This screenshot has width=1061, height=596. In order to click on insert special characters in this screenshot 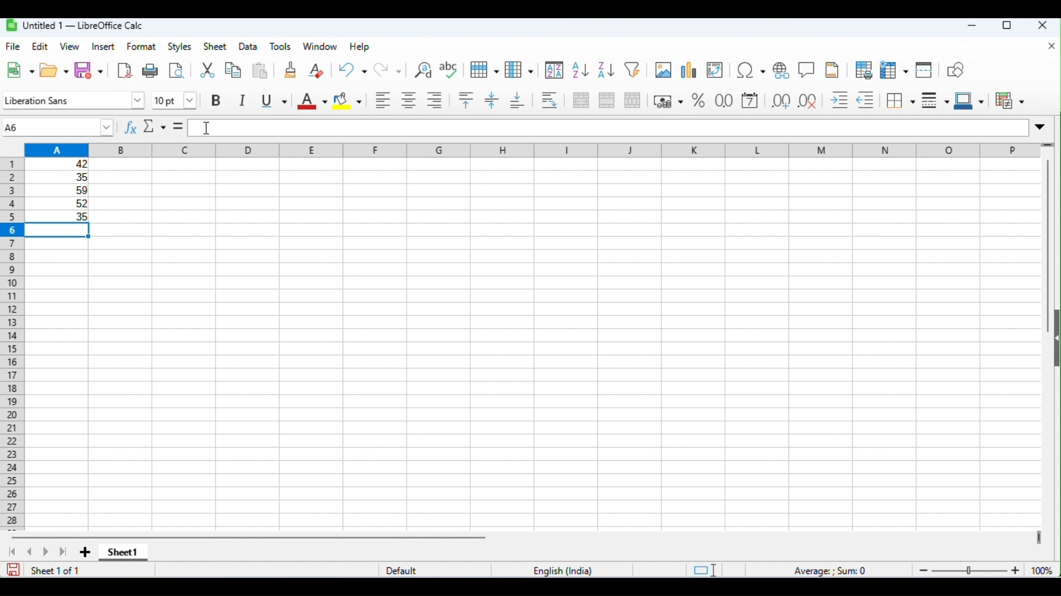, I will do `click(750, 70)`.